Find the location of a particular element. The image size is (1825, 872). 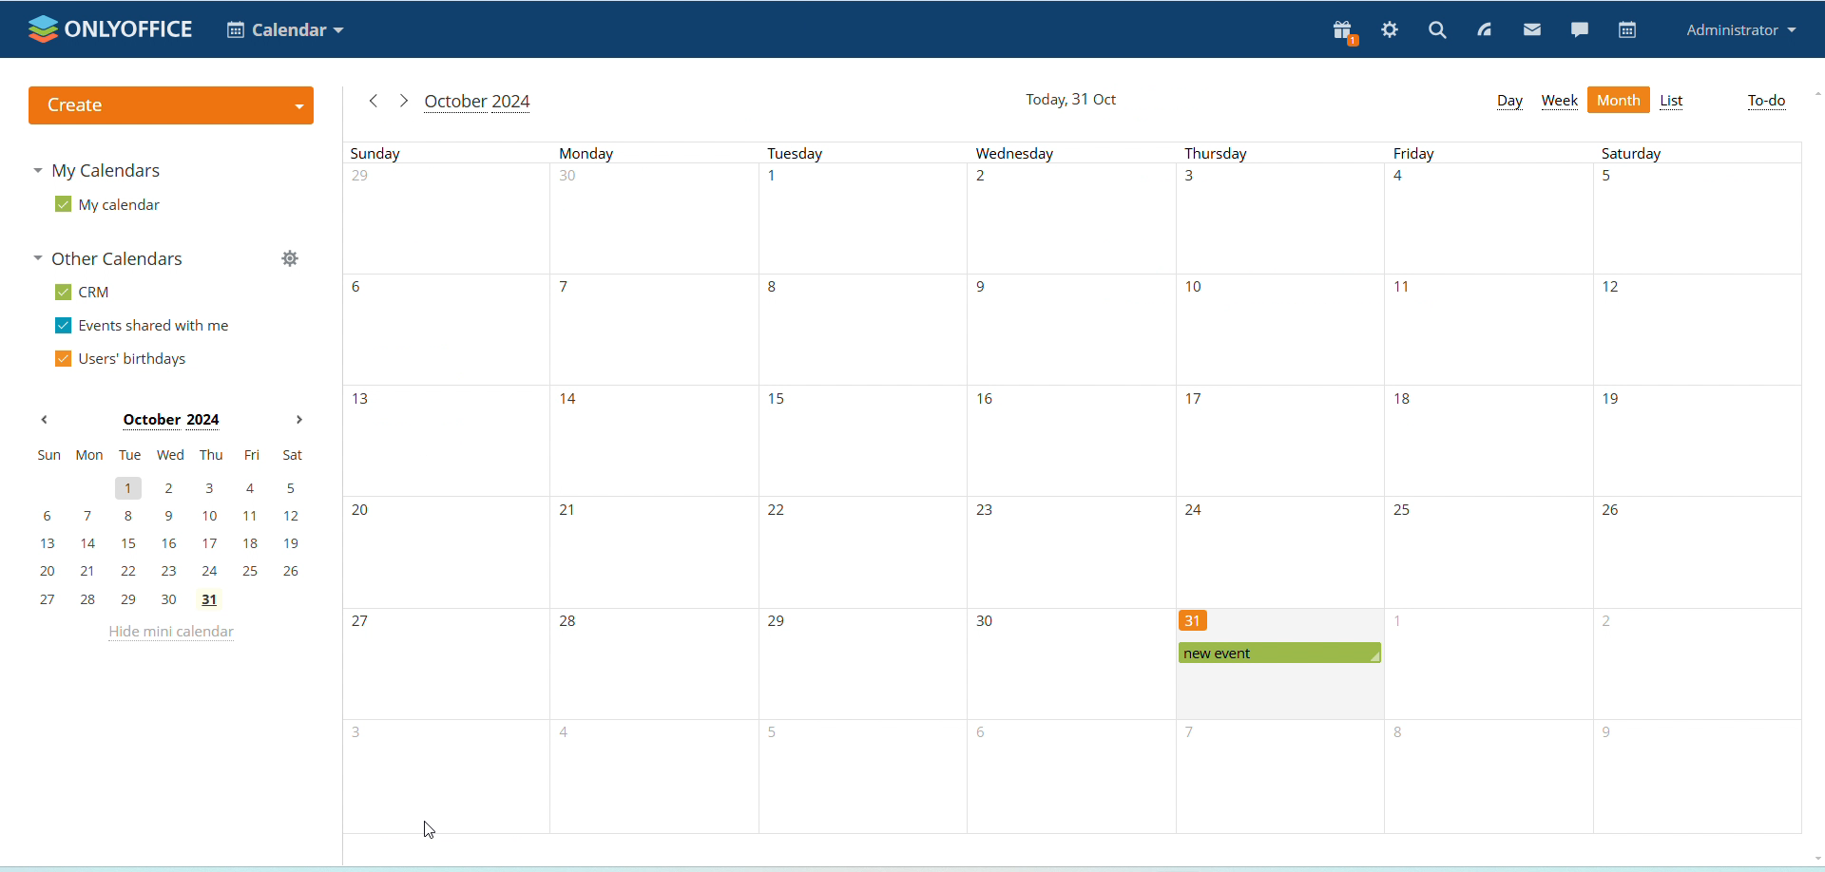

hide mini calendar is located at coordinates (169, 635).